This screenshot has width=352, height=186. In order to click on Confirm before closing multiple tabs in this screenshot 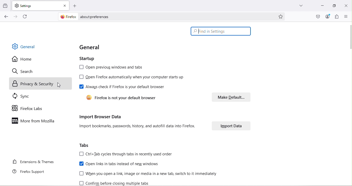, I will do `click(117, 182)`.